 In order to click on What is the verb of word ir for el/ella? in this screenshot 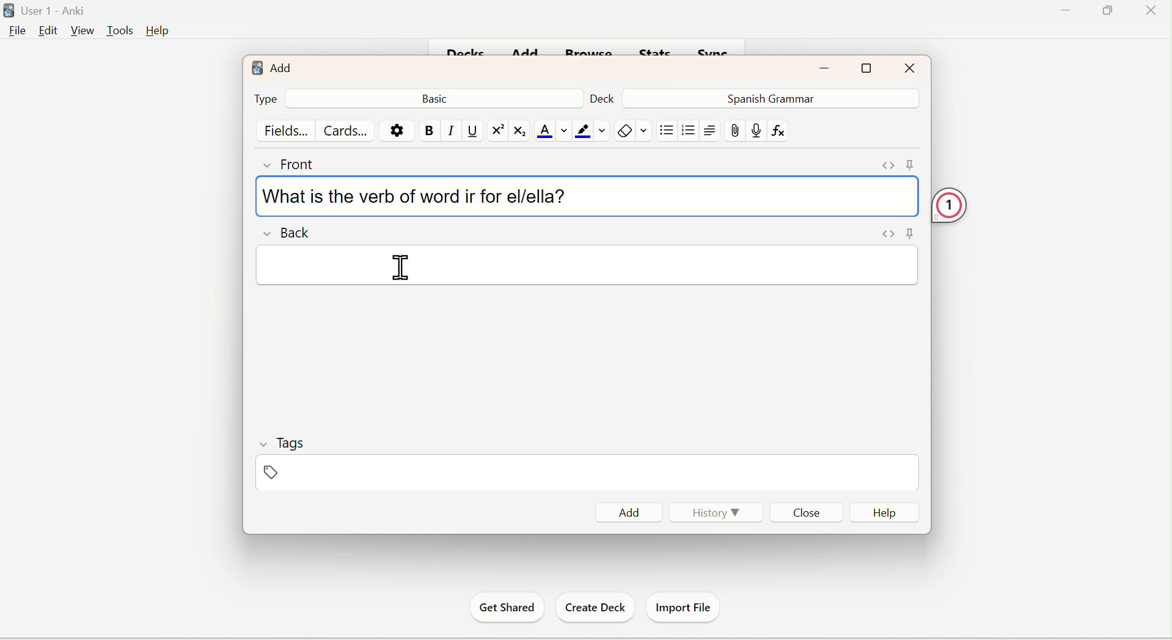, I will do `click(417, 194)`.